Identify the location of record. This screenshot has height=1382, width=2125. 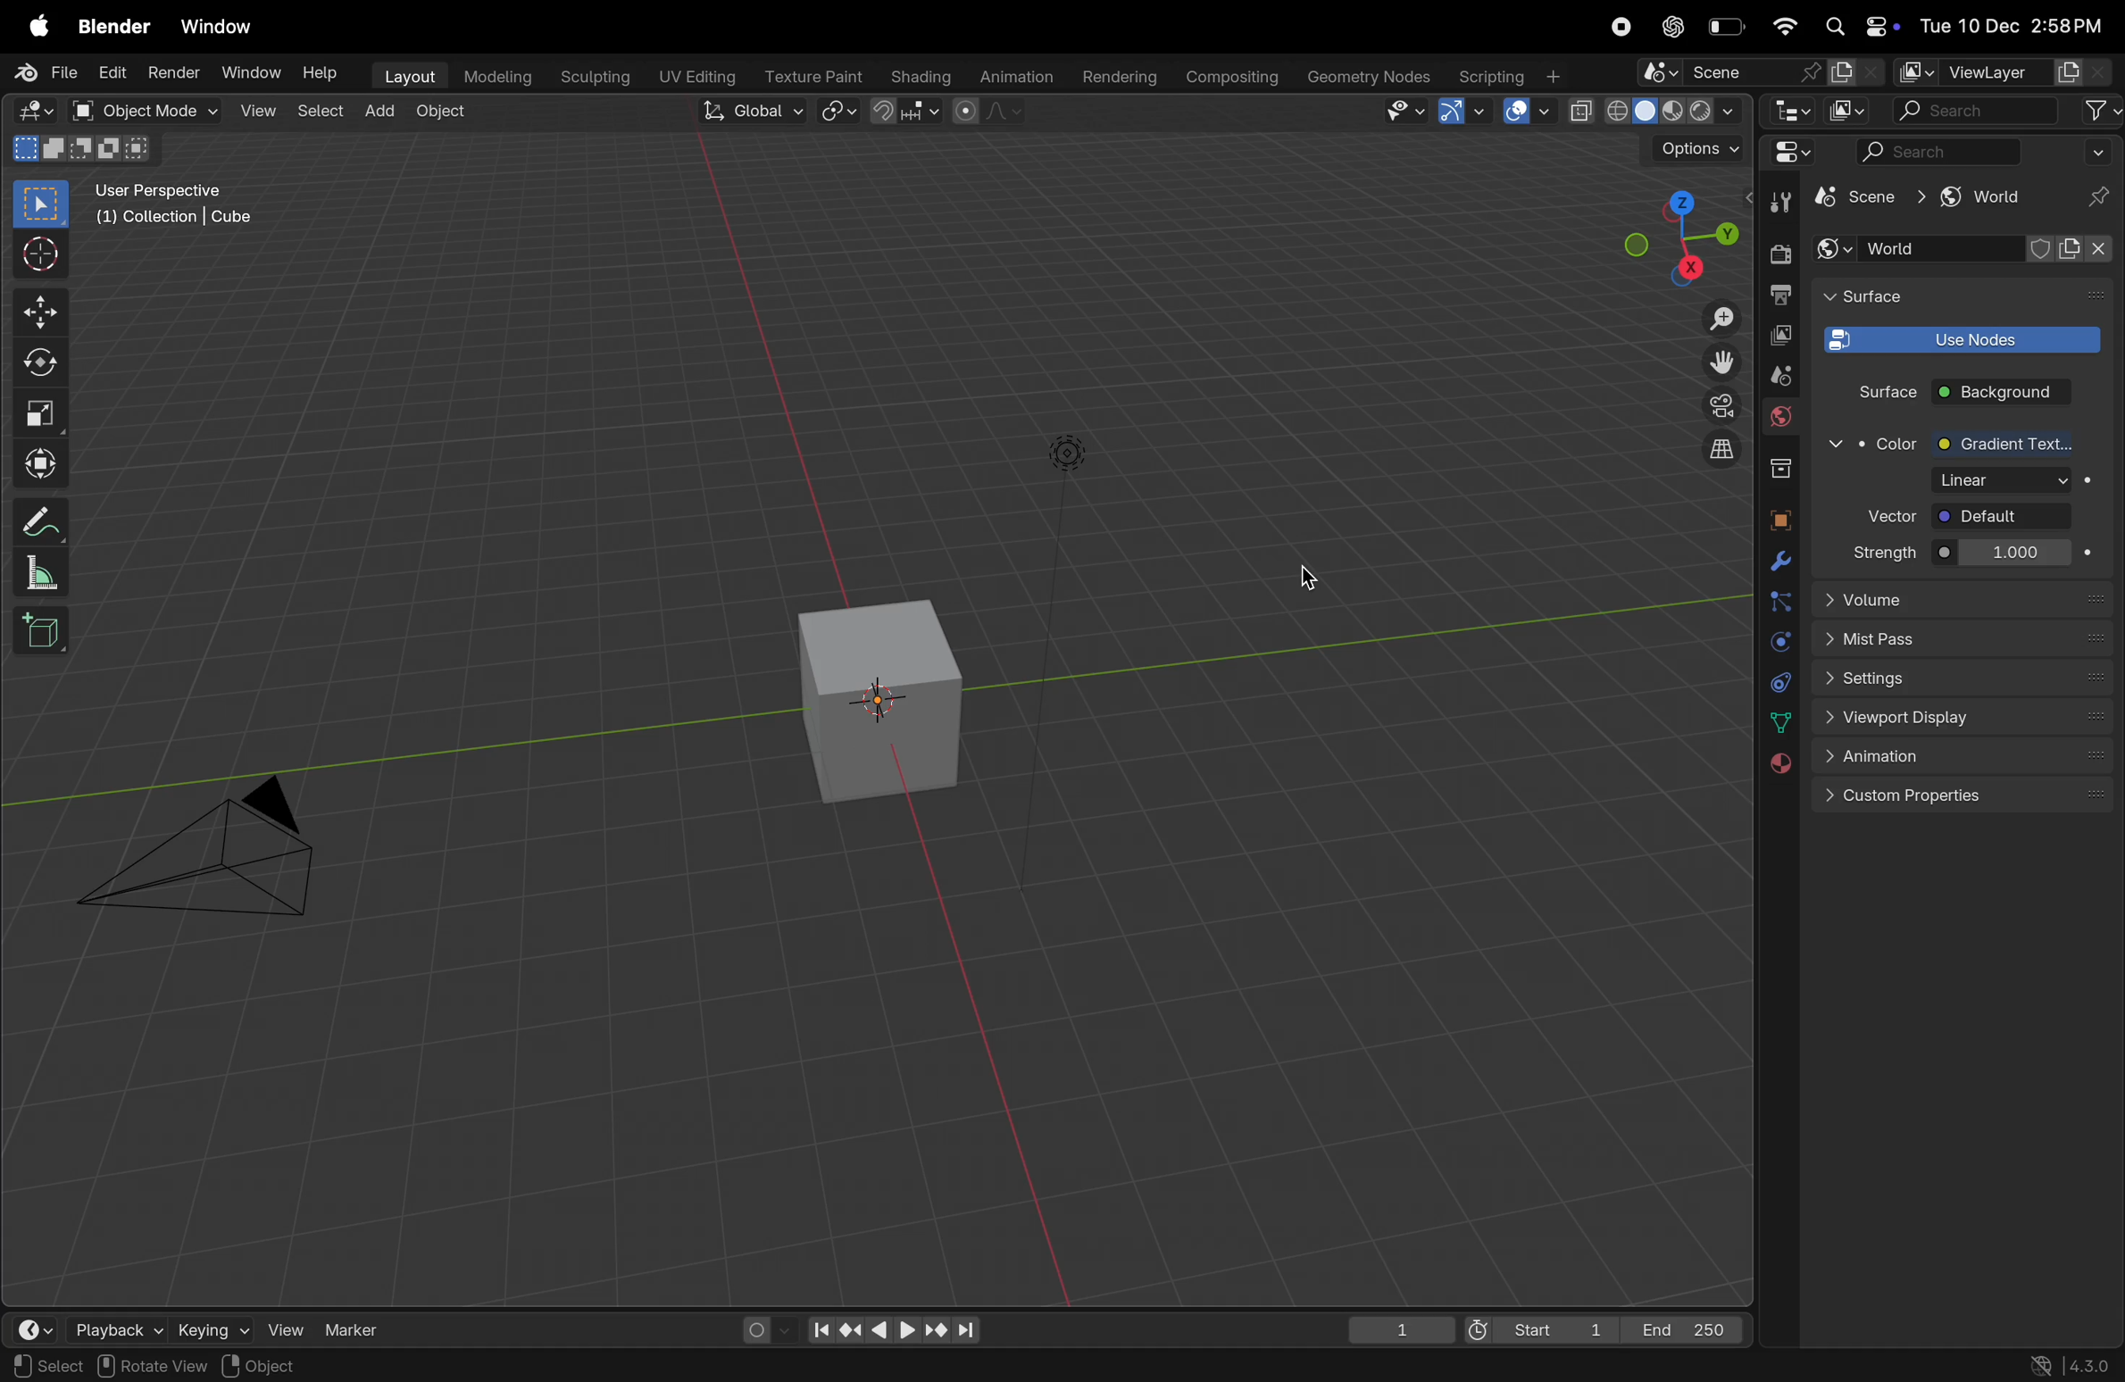
(1621, 26).